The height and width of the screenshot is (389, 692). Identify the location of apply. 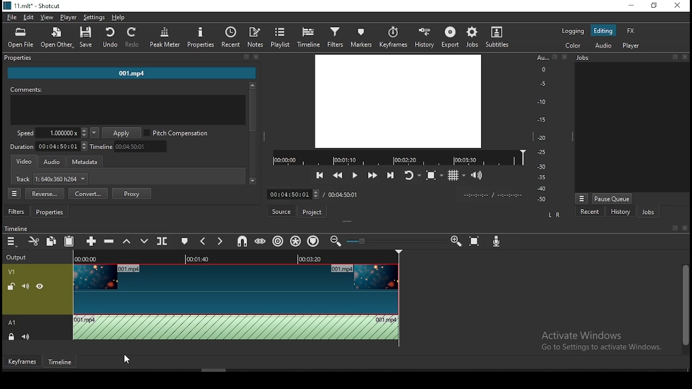
(122, 133).